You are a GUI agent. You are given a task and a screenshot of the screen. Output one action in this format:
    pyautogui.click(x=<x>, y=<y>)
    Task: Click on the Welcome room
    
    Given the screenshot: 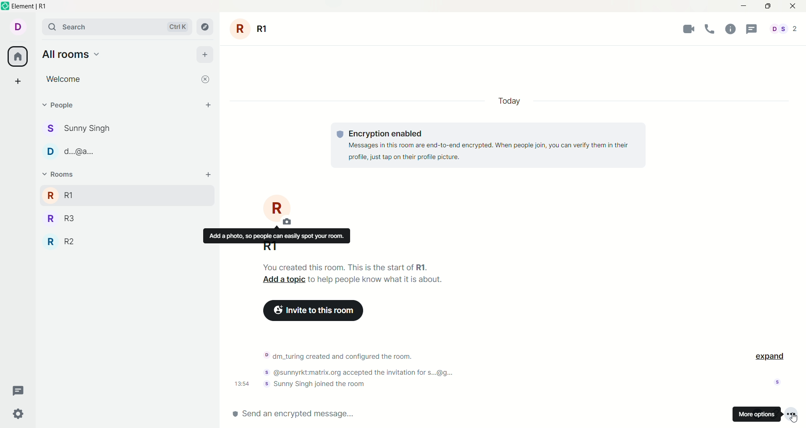 What is the action you would take?
    pyautogui.click(x=119, y=79)
    